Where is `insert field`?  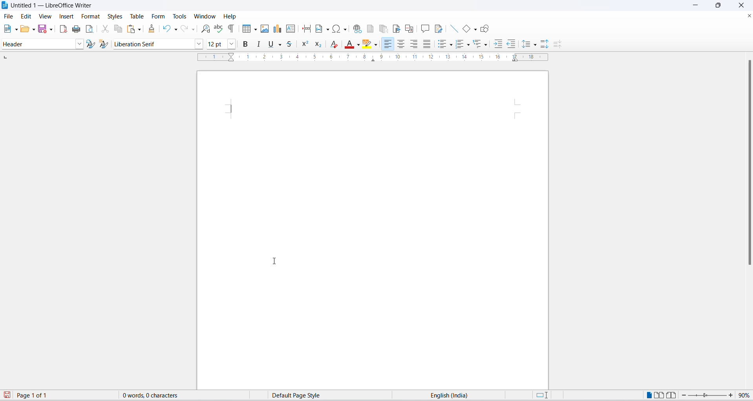
insert field is located at coordinates (322, 29).